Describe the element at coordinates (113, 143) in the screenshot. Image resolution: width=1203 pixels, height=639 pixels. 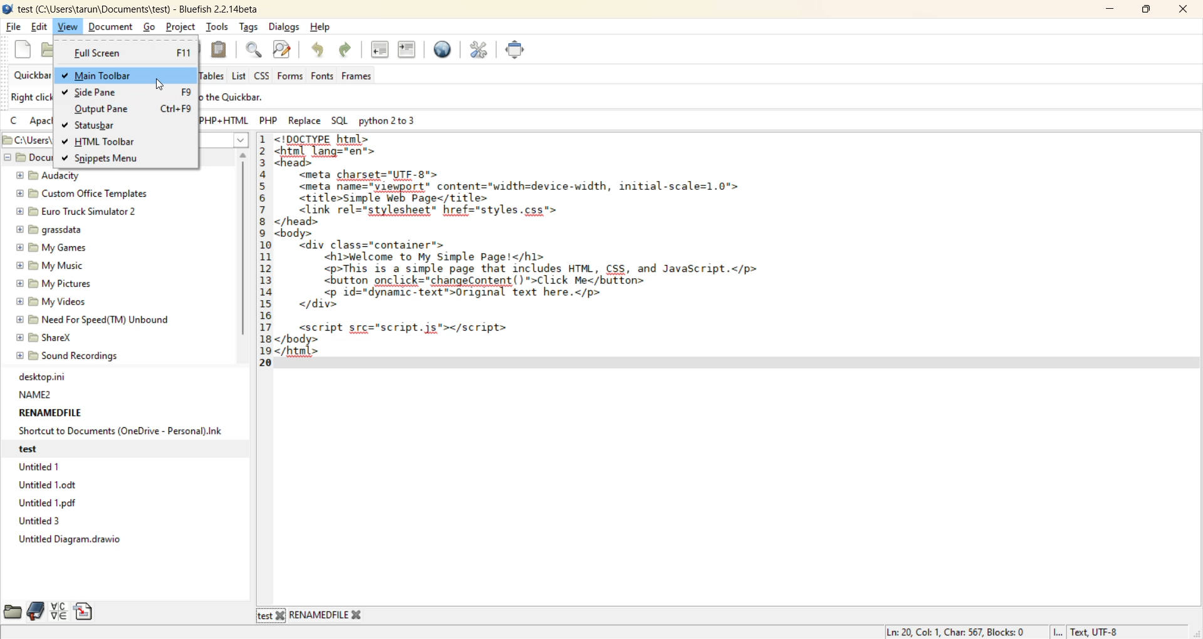
I see `html toolbar` at that location.